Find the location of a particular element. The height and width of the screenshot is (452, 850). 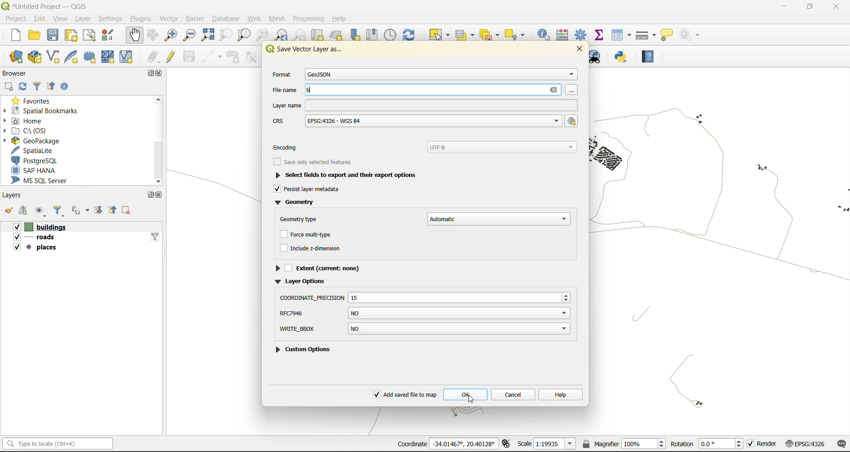

refresh is located at coordinates (24, 86).